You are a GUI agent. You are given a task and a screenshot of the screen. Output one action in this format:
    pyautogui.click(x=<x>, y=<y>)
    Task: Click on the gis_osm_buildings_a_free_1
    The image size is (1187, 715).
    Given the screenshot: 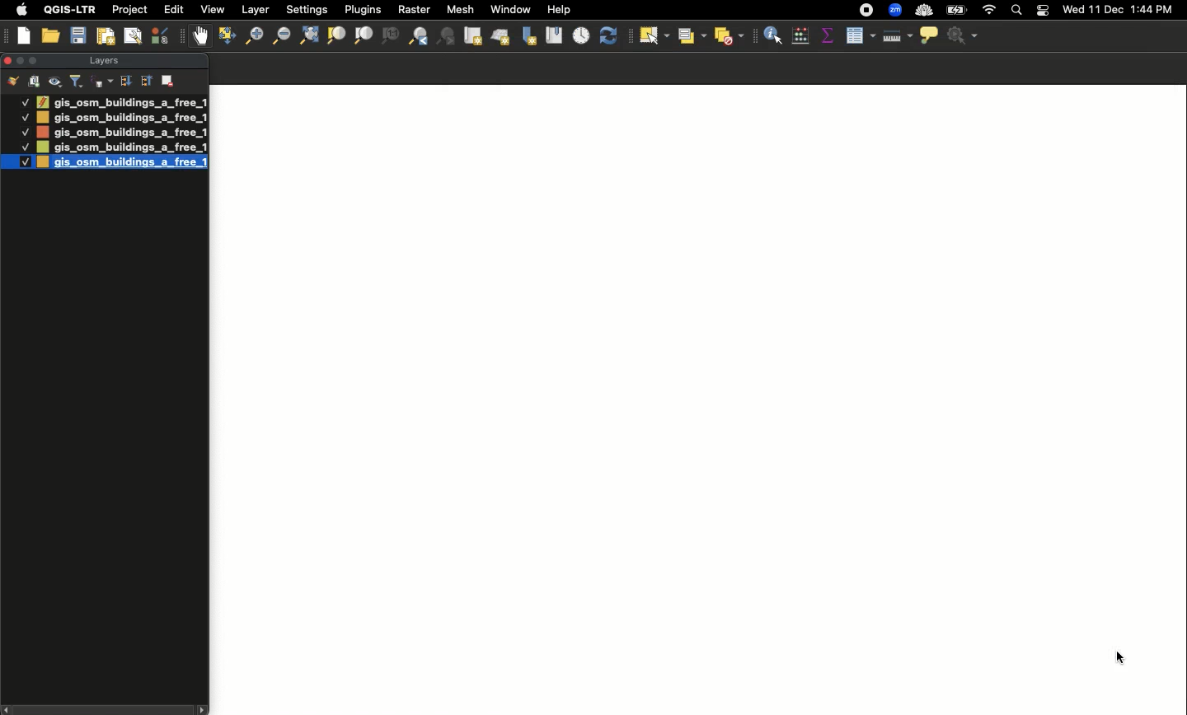 What is the action you would take?
    pyautogui.click(x=120, y=147)
    